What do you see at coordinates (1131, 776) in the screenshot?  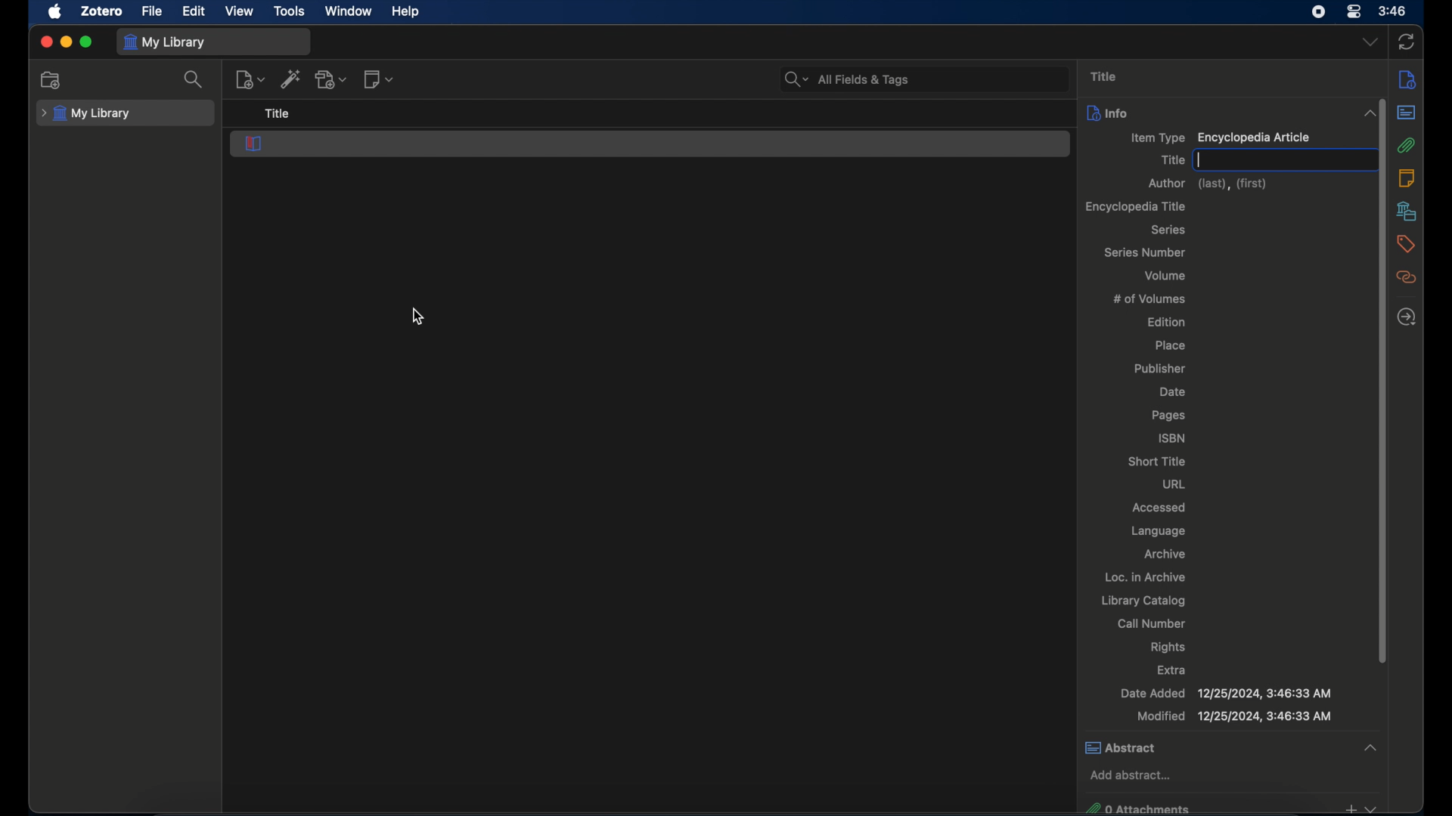 I see `add abstract` at bounding box center [1131, 776].